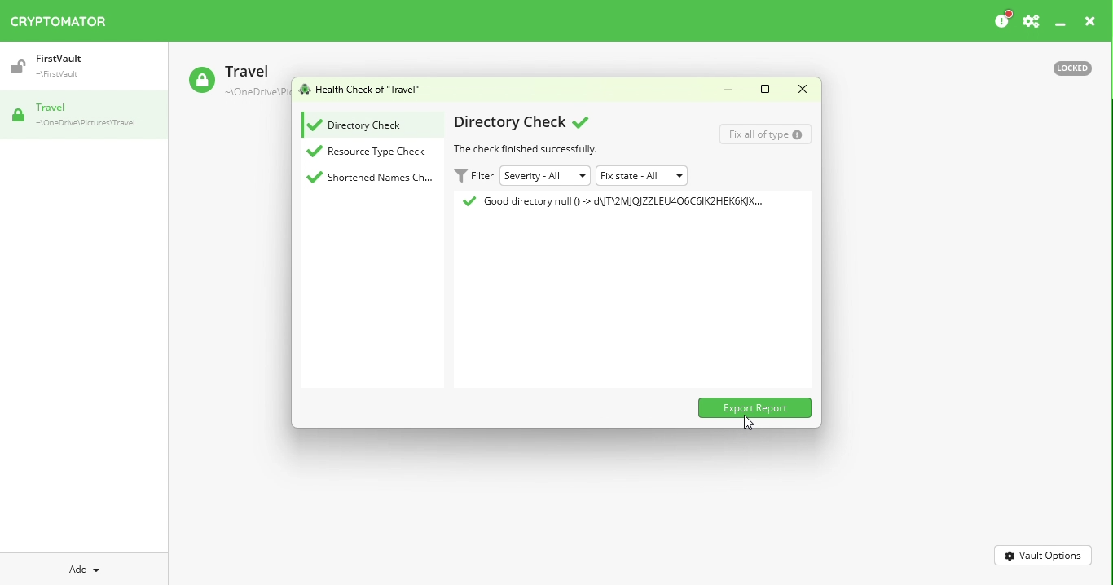 The width and height of the screenshot is (1113, 585). Describe the element at coordinates (1095, 20) in the screenshot. I see `close` at that location.